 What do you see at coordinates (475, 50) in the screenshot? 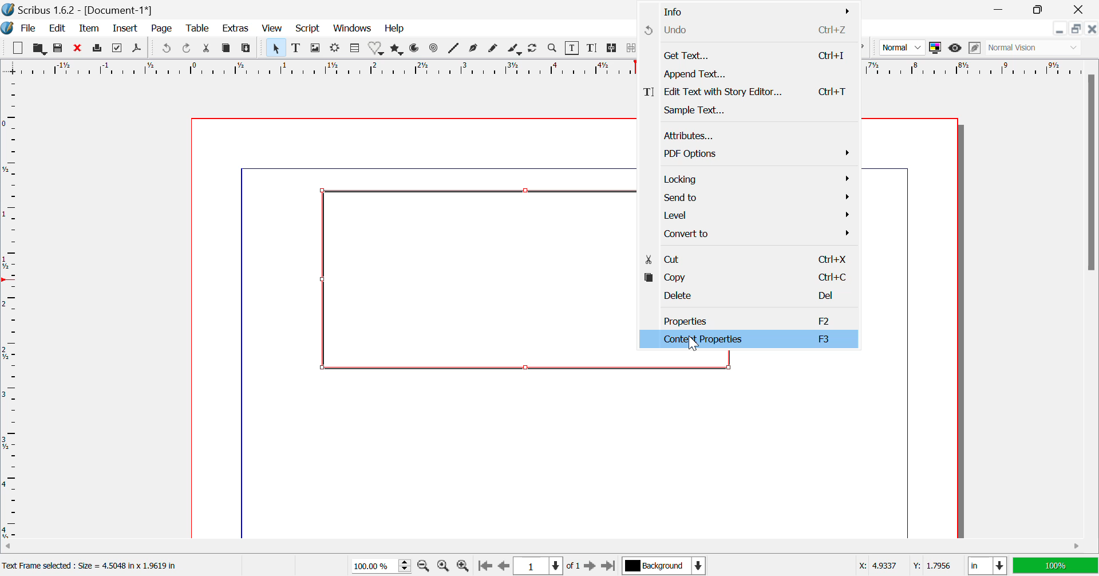
I see `Bezier Curve` at bounding box center [475, 50].